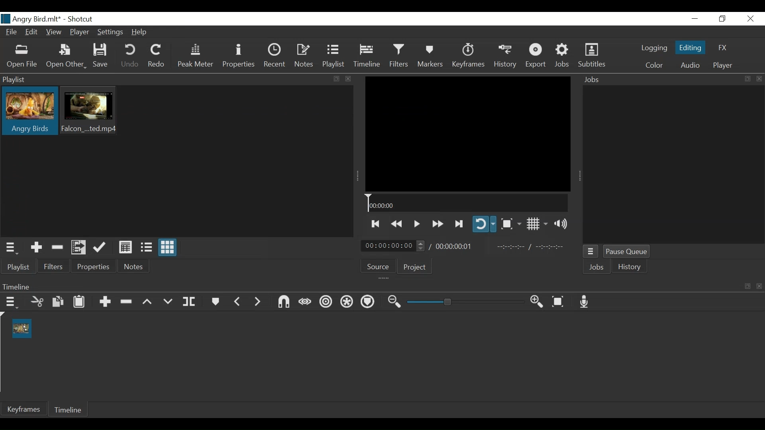 The image size is (765, 430). What do you see at coordinates (276, 57) in the screenshot?
I see `Recent` at bounding box center [276, 57].